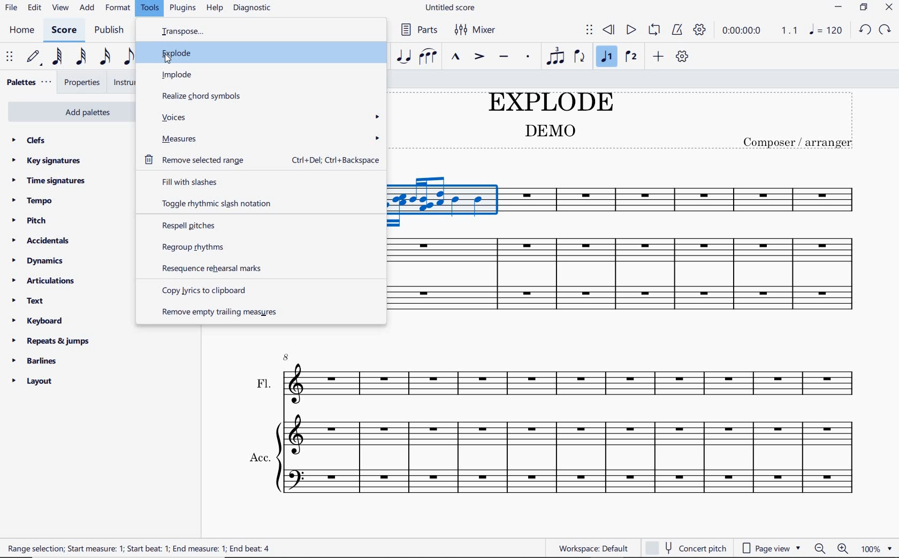 This screenshot has width=899, height=558. Describe the element at coordinates (555, 379) in the screenshot. I see `FL` at that location.